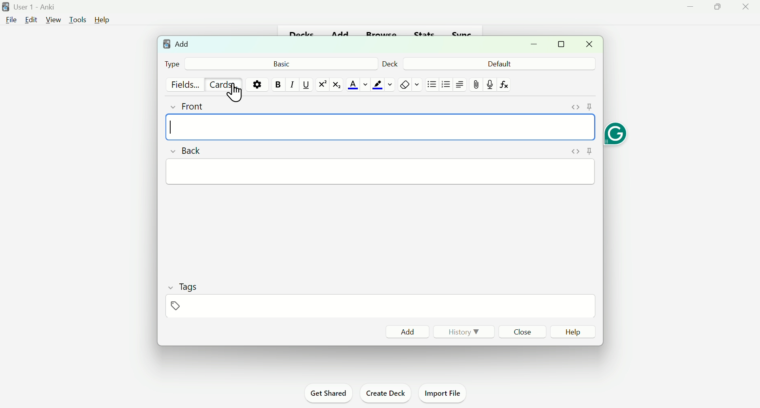 The height and width of the screenshot is (408, 760). I want to click on logo, so click(6, 6).